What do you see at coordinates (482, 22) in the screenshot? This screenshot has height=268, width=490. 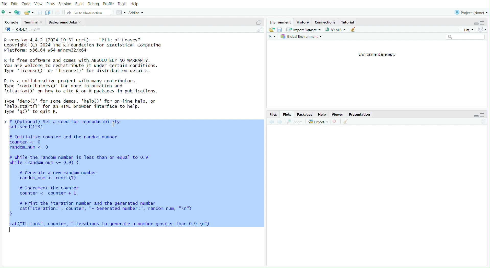 I see `Maximize` at bounding box center [482, 22].